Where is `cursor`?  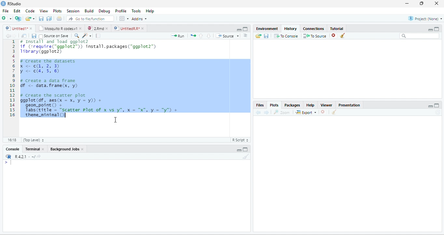
cursor is located at coordinates (115, 119).